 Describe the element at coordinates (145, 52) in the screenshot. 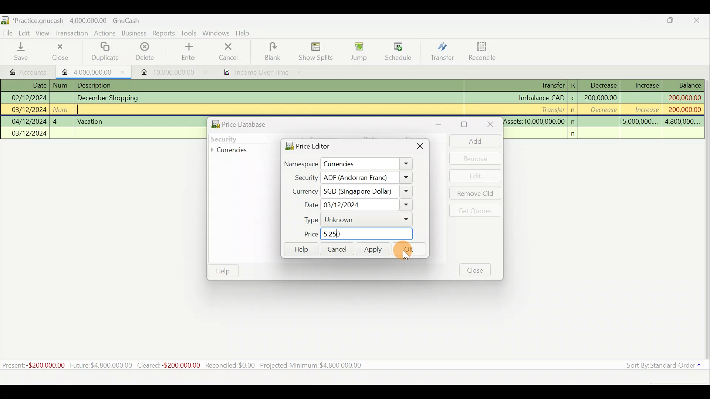

I see `Delete` at that location.